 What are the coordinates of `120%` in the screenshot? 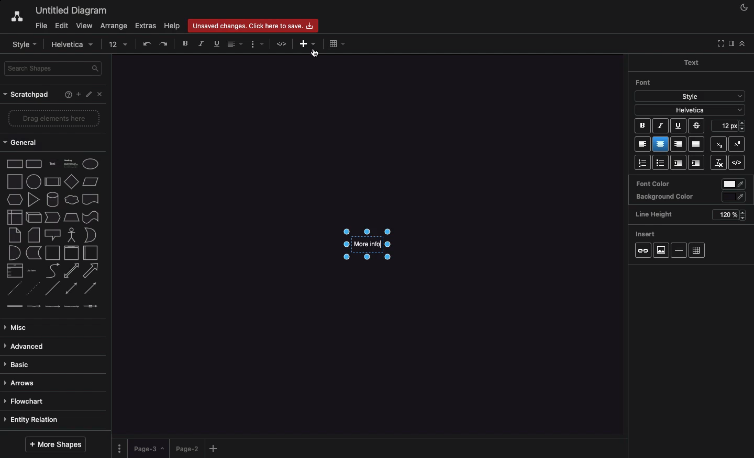 It's located at (728, 215).